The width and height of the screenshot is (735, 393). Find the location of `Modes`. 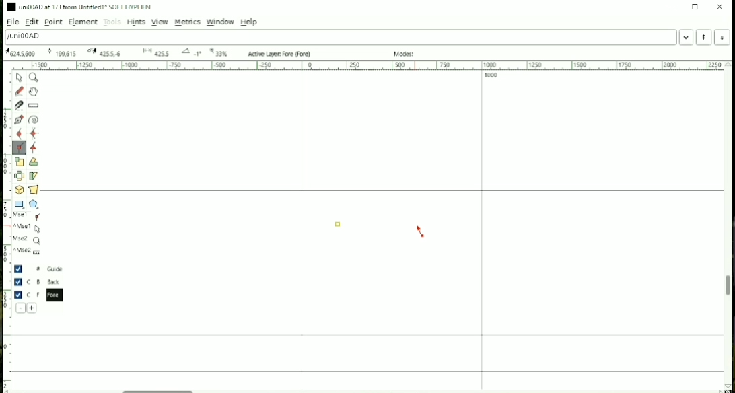

Modes is located at coordinates (406, 54).